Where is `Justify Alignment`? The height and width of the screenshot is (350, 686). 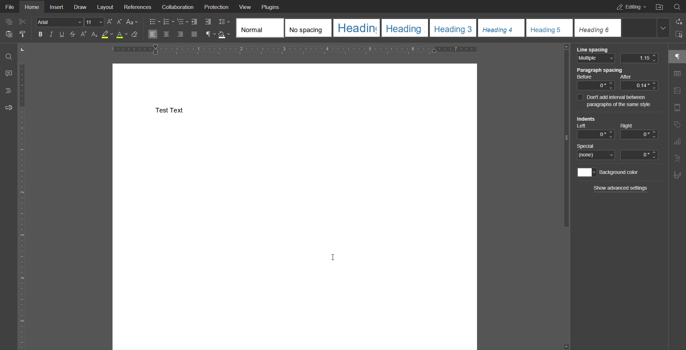
Justify Alignment is located at coordinates (194, 35).